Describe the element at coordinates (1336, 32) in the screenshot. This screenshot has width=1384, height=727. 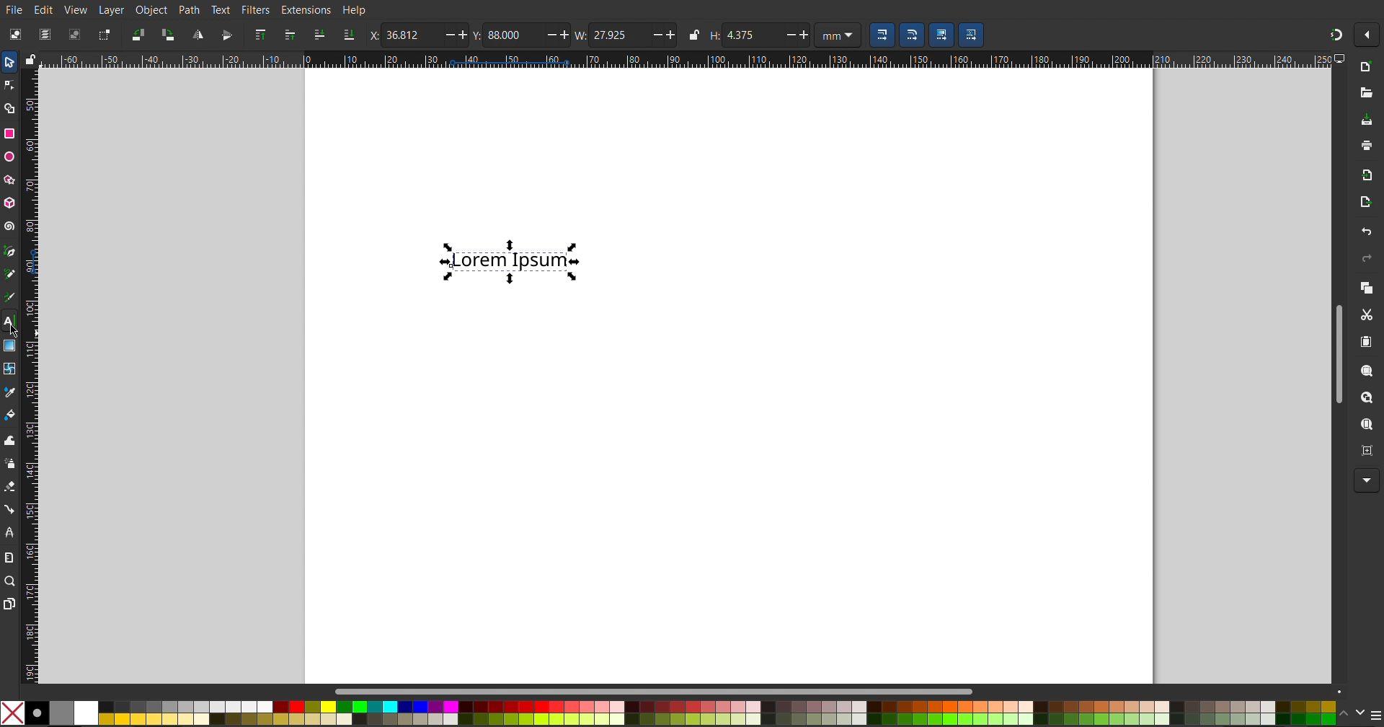
I see `Snapping` at that location.